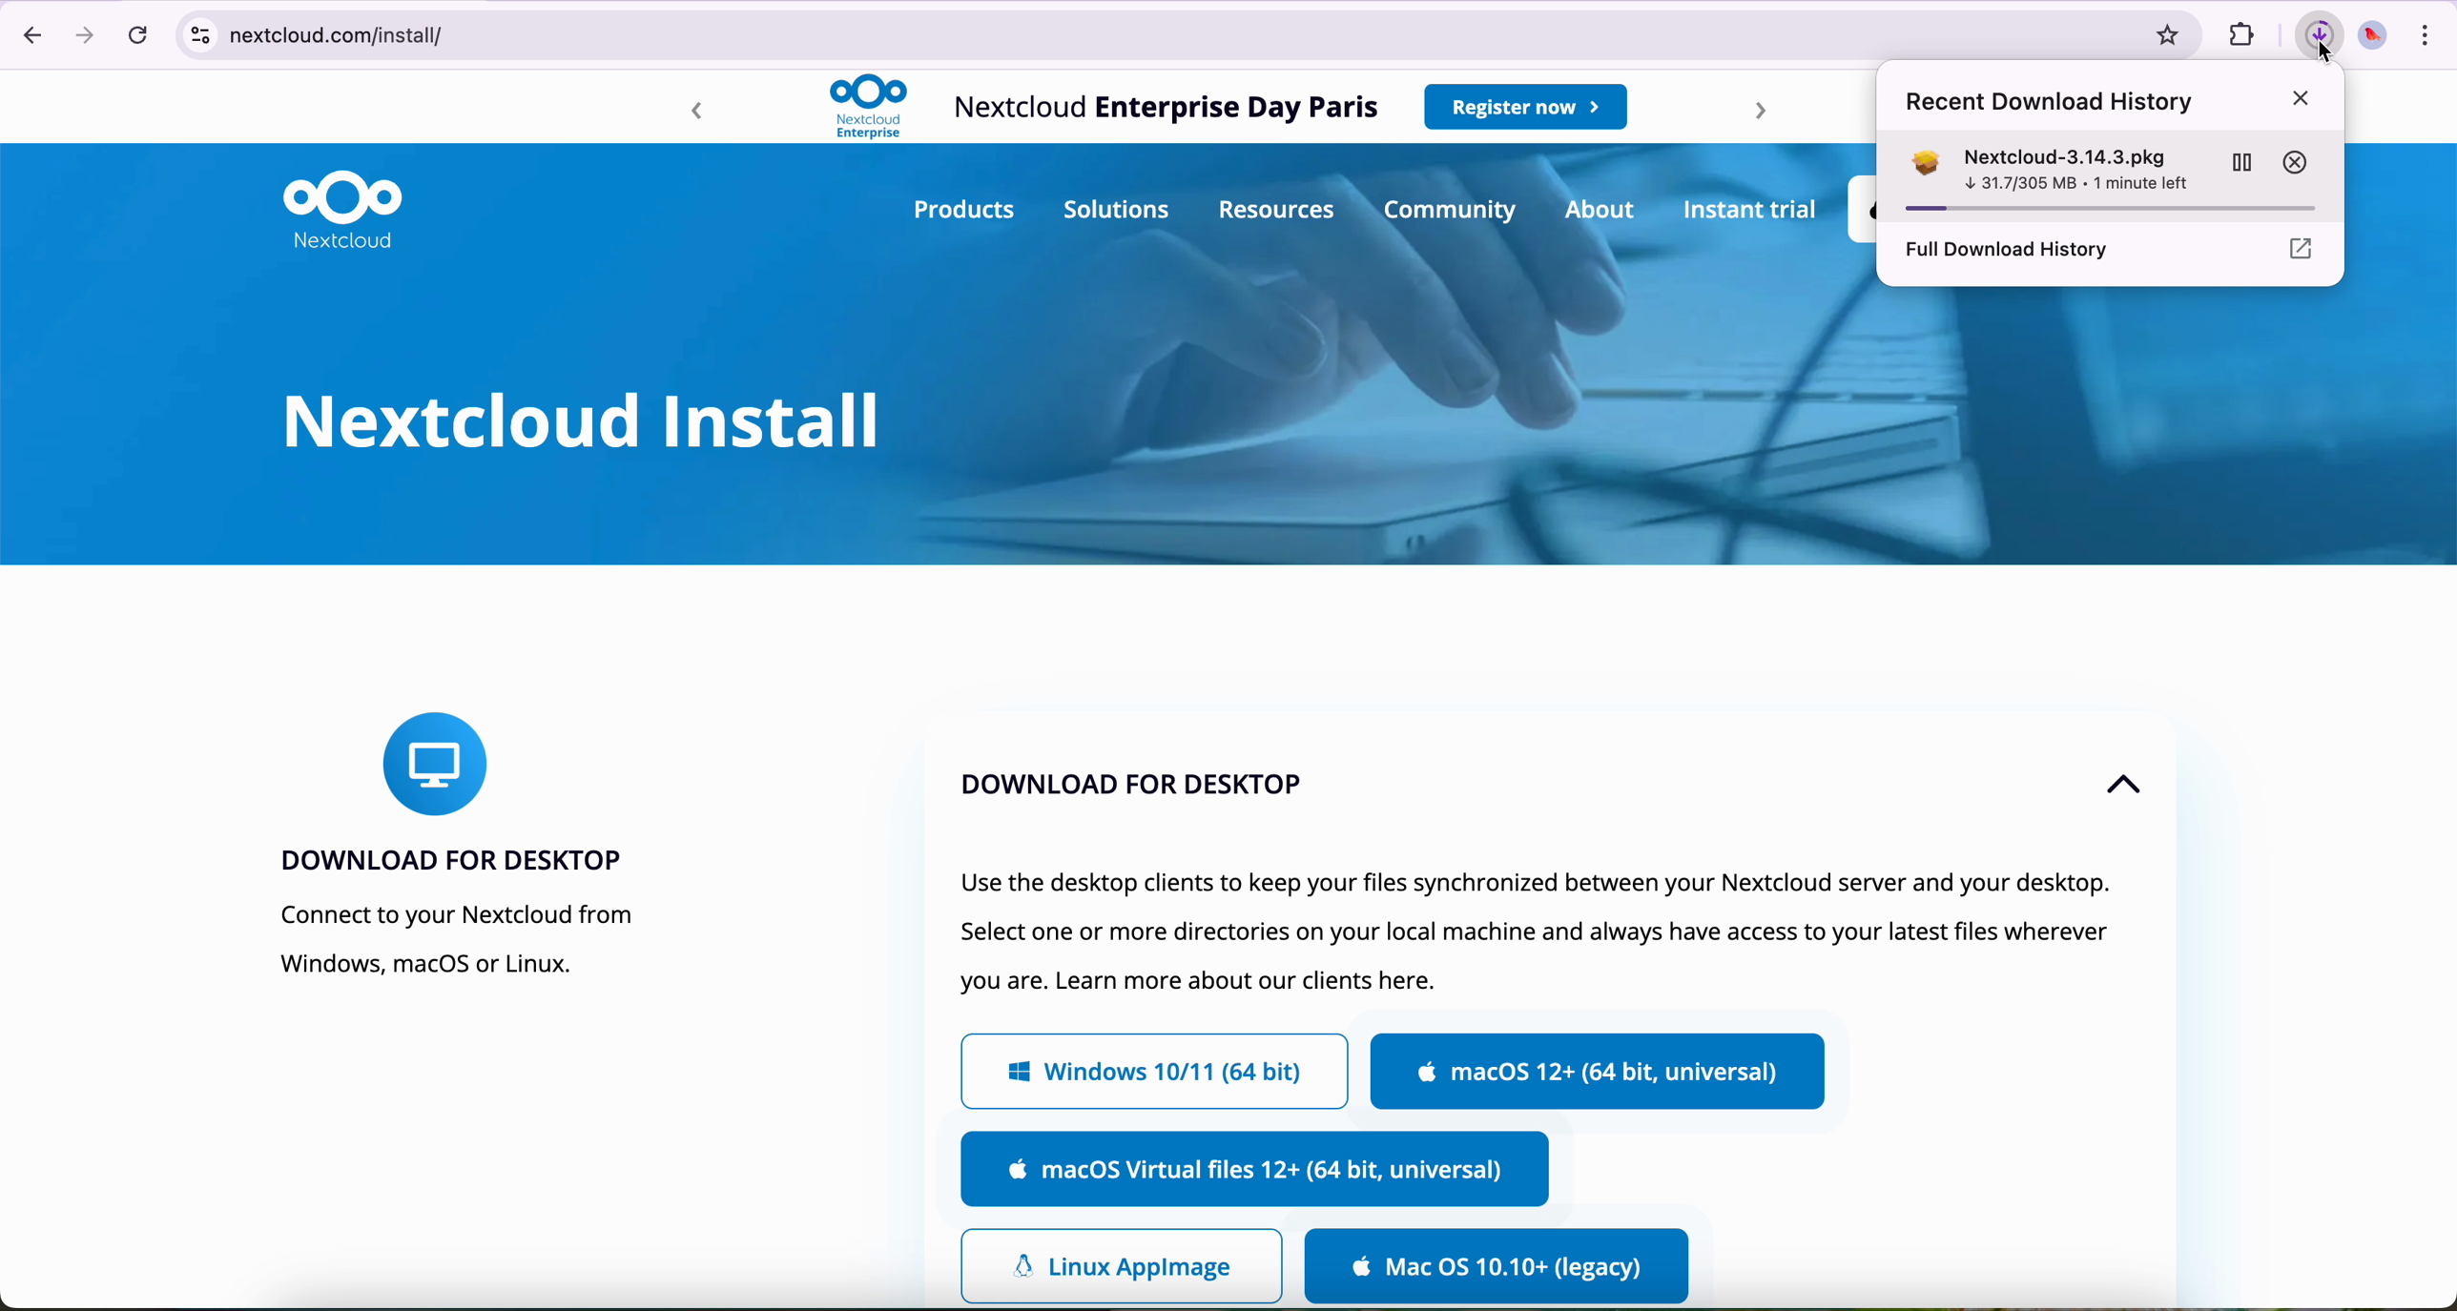  Describe the element at coordinates (345, 206) in the screenshot. I see `Nextcloud logo` at that location.